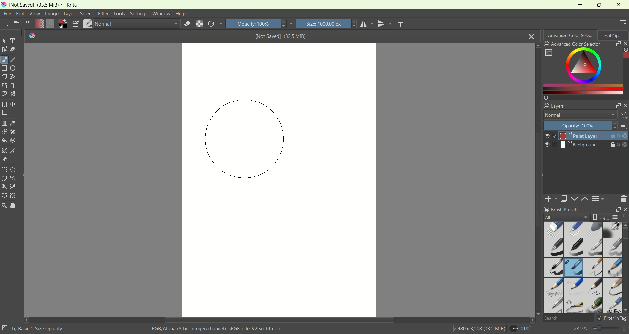  What do you see at coordinates (556, 105) in the screenshot?
I see `layers` at bounding box center [556, 105].